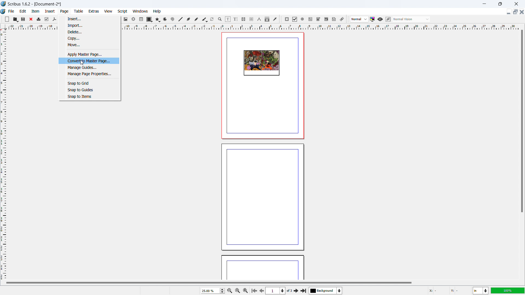 This screenshot has height=295, width=525. Describe the element at coordinates (173, 19) in the screenshot. I see `spirals` at that location.